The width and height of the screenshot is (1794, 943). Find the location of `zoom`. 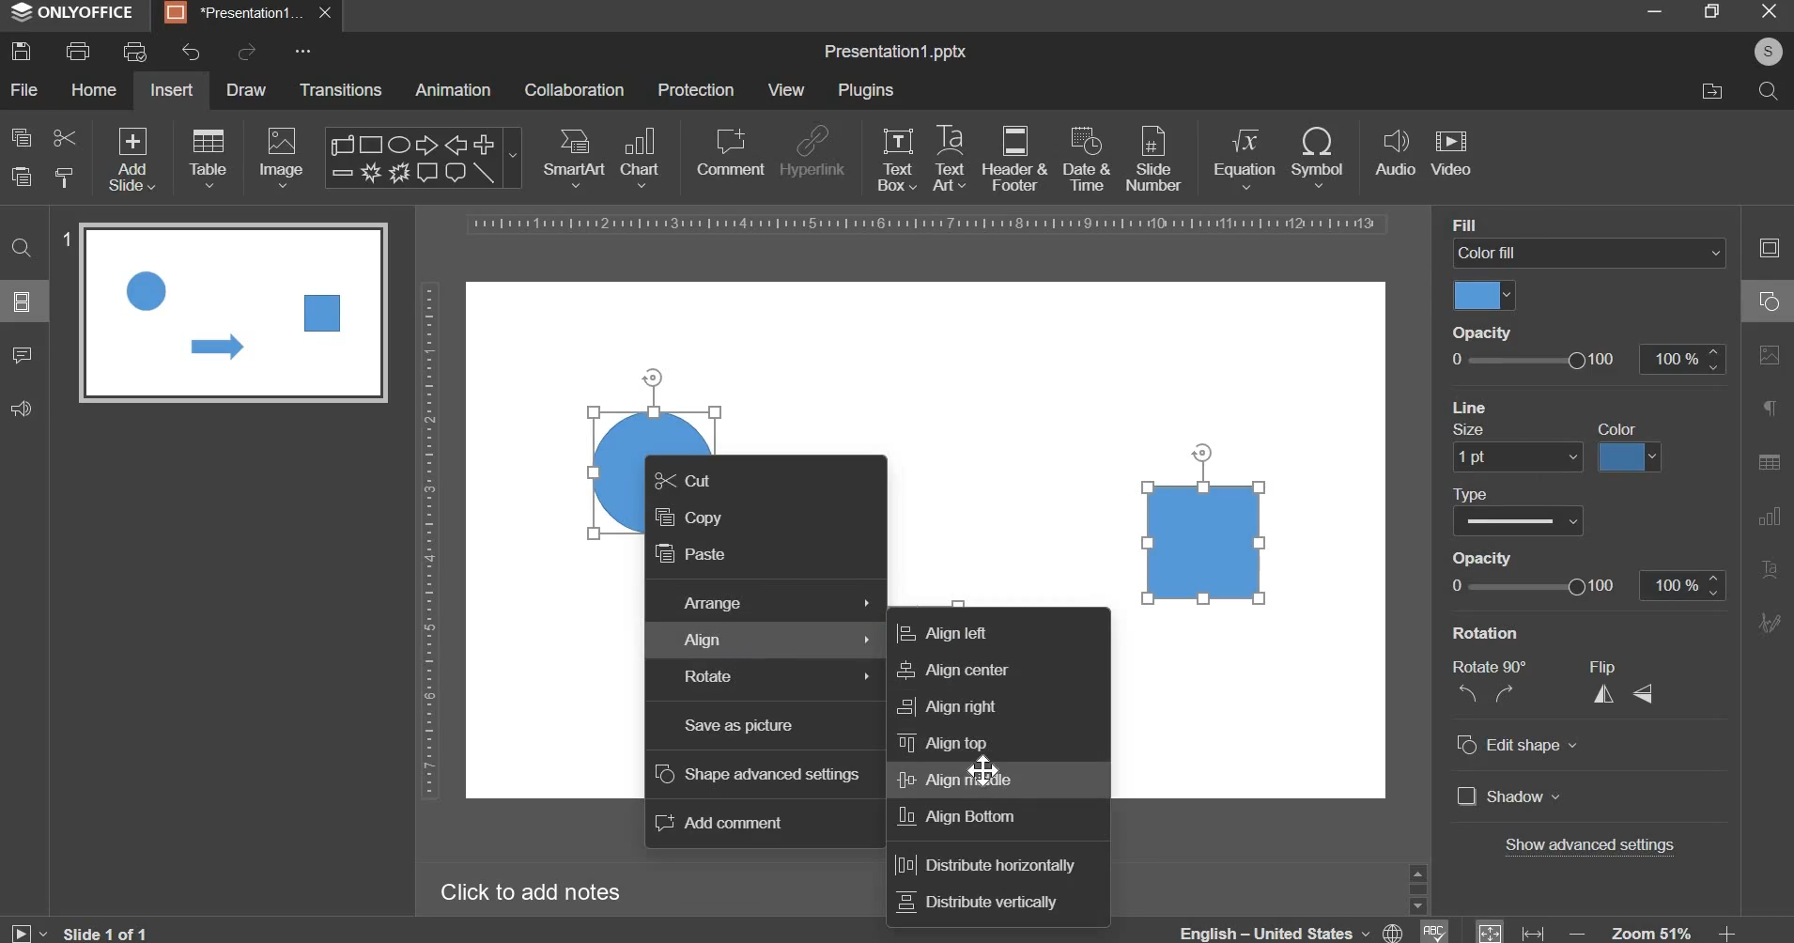

zoom is located at coordinates (1653, 931).